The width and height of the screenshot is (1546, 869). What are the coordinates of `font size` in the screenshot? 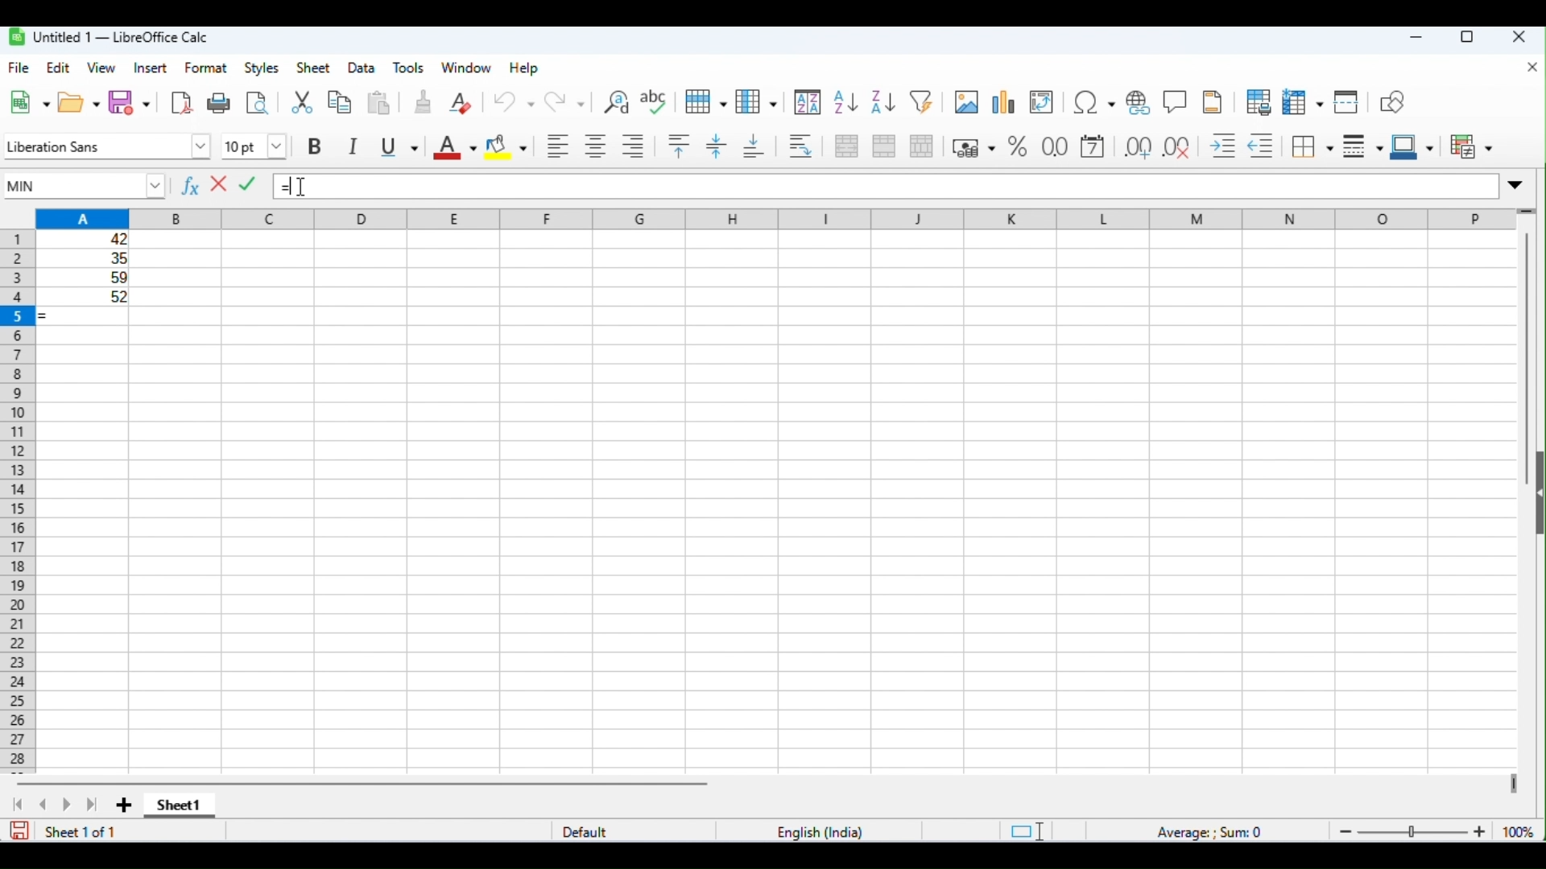 It's located at (254, 146).